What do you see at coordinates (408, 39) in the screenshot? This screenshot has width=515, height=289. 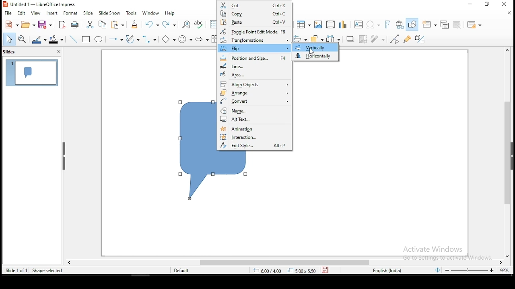 I see `show gluepoint functions` at bounding box center [408, 39].